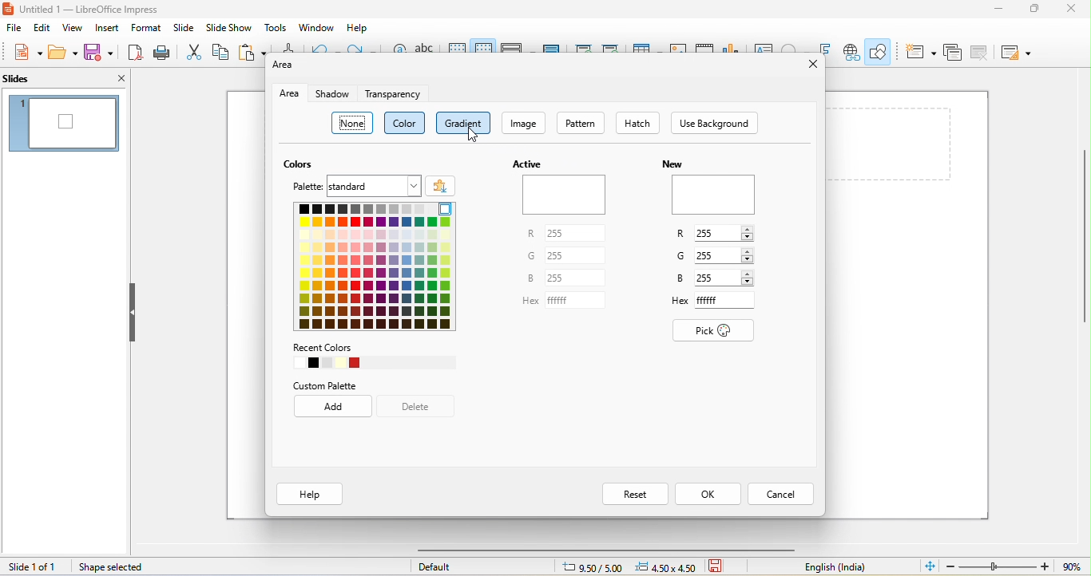  I want to click on open, so click(63, 50).